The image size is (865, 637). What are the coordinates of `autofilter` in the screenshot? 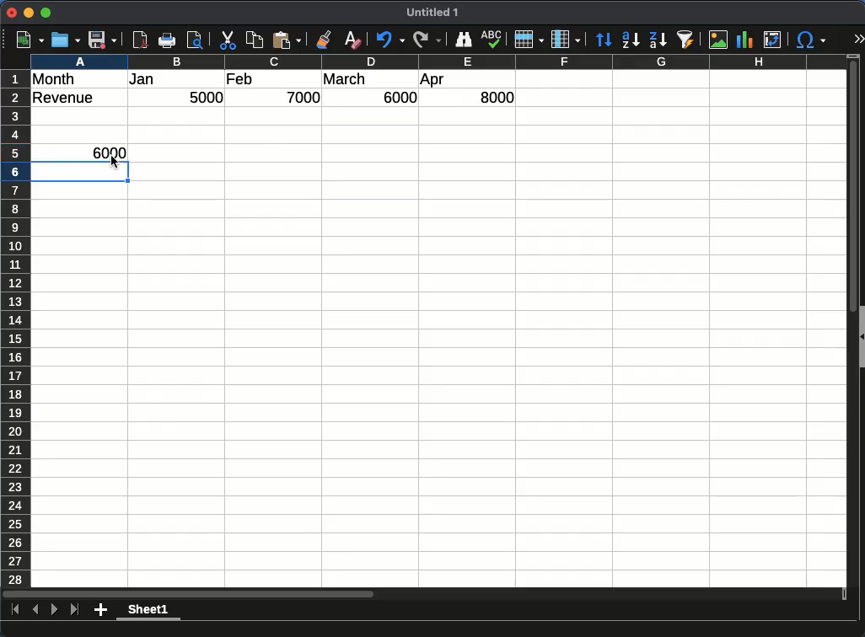 It's located at (686, 40).